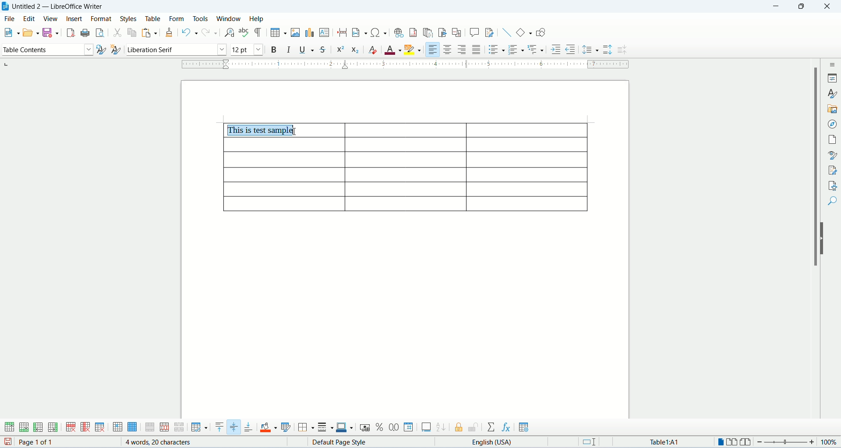 The height and width of the screenshot is (448, 841). What do you see at coordinates (325, 33) in the screenshot?
I see `insert text box` at bounding box center [325, 33].